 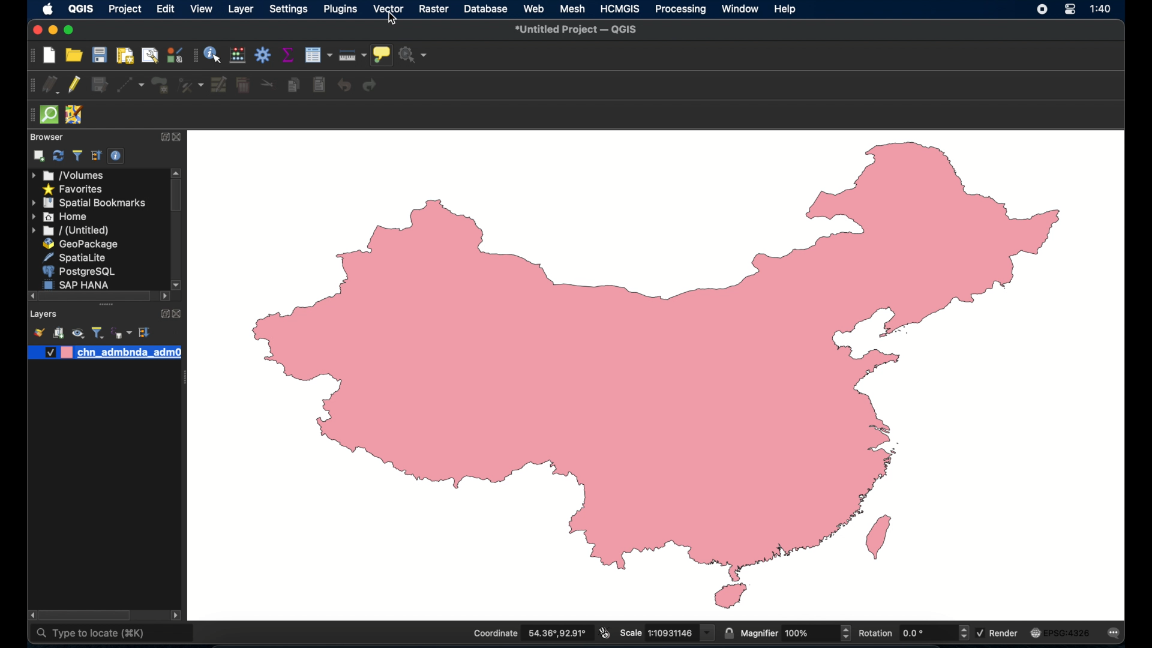 I want to click on magnifier, so click(x=796, y=632).